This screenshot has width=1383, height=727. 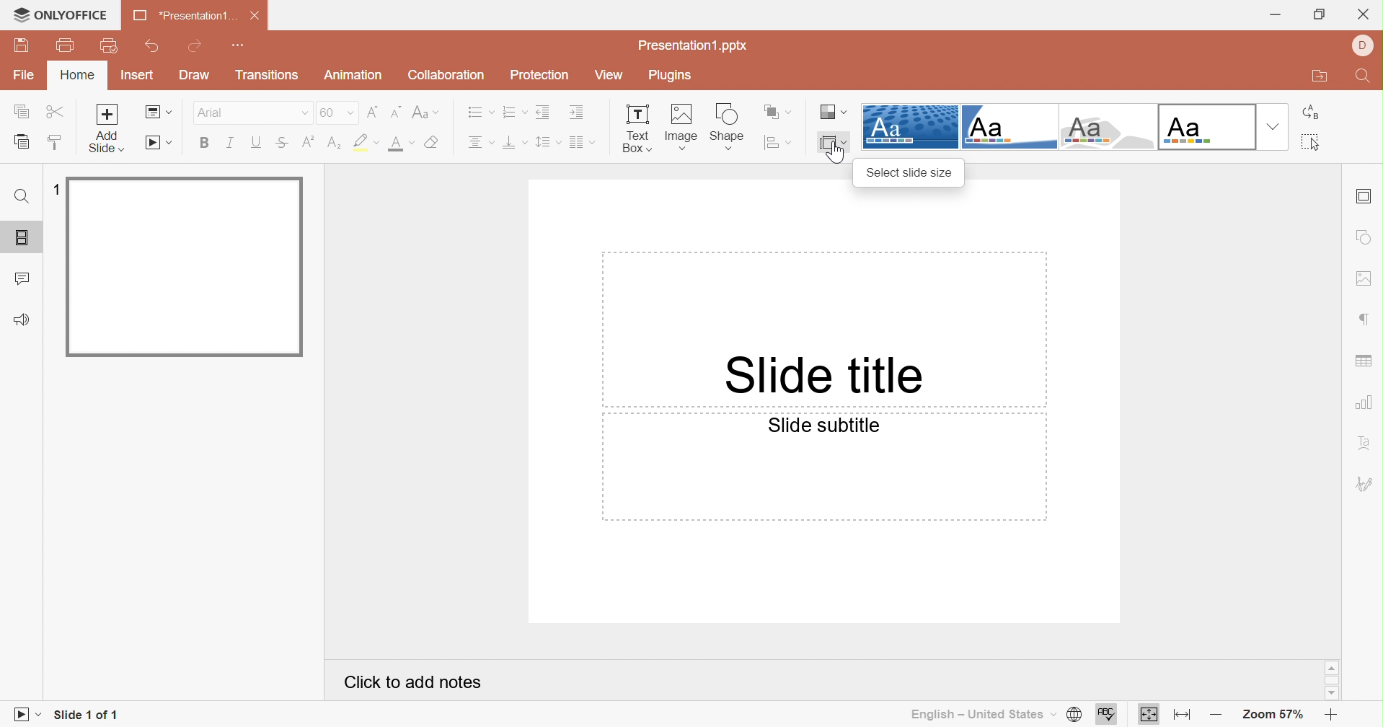 I want to click on View, so click(x=607, y=73).